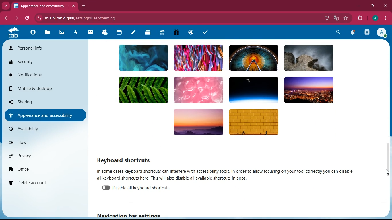 The height and width of the screenshot is (220, 392). I want to click on flow, so click(48, 143).